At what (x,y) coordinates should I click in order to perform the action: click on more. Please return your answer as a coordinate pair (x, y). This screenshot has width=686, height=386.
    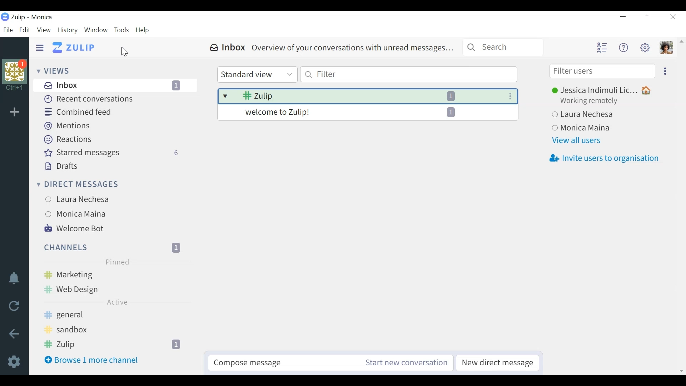
    Looking at the image, I should click on (667, 71).